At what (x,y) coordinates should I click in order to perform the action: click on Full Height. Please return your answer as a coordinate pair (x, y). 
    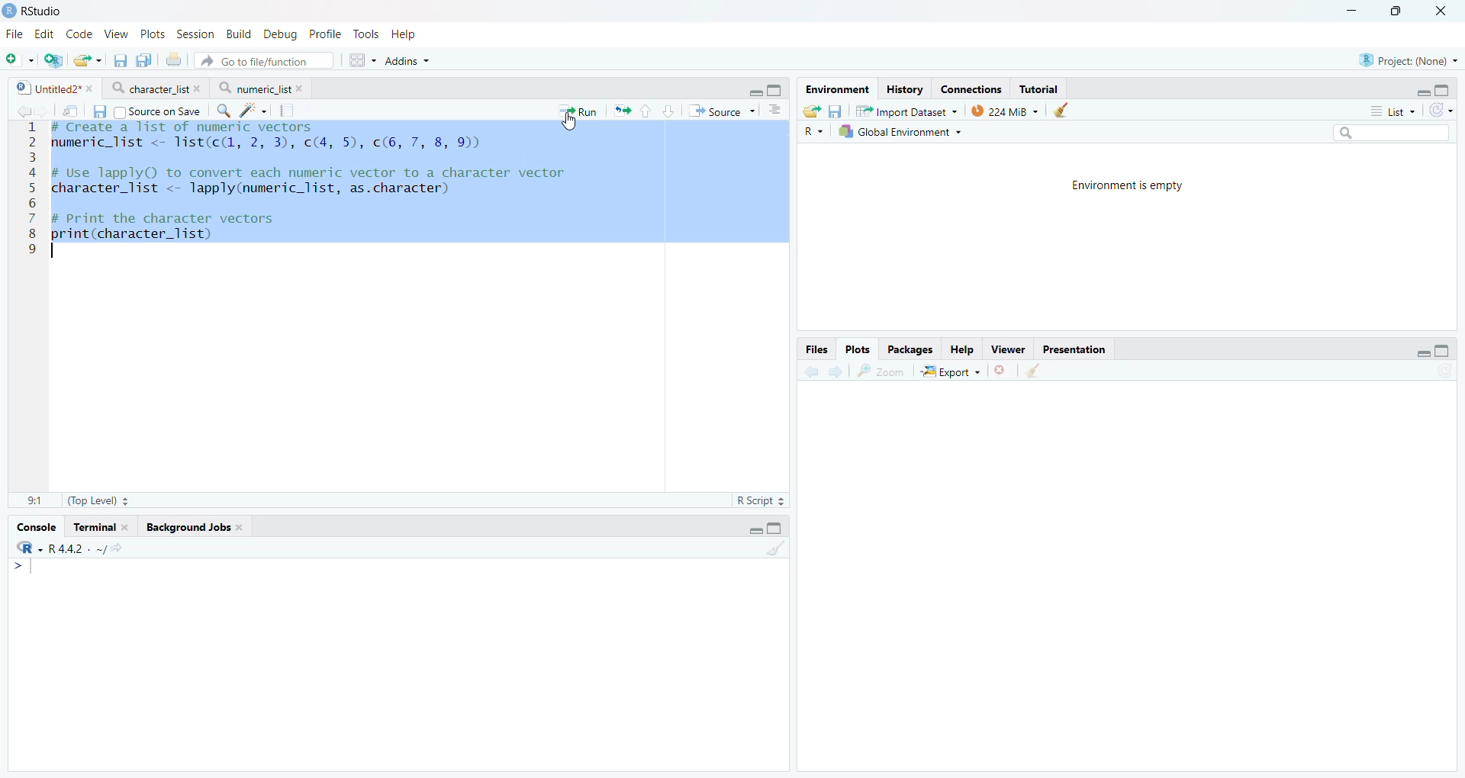
    Looking at the image, I should click on (1444, 88).